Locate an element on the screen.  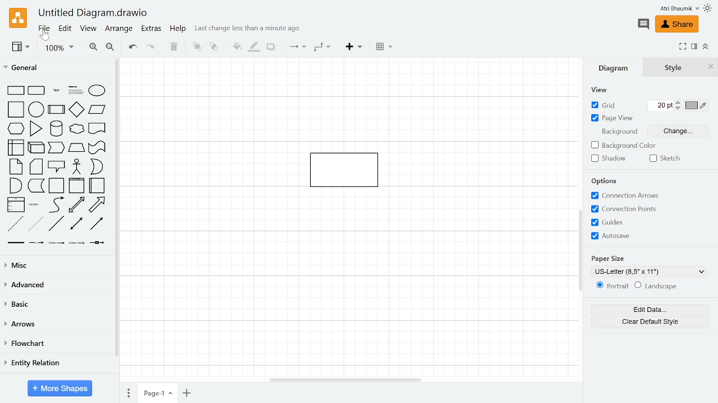
Style is located at coordinates (669, 67).